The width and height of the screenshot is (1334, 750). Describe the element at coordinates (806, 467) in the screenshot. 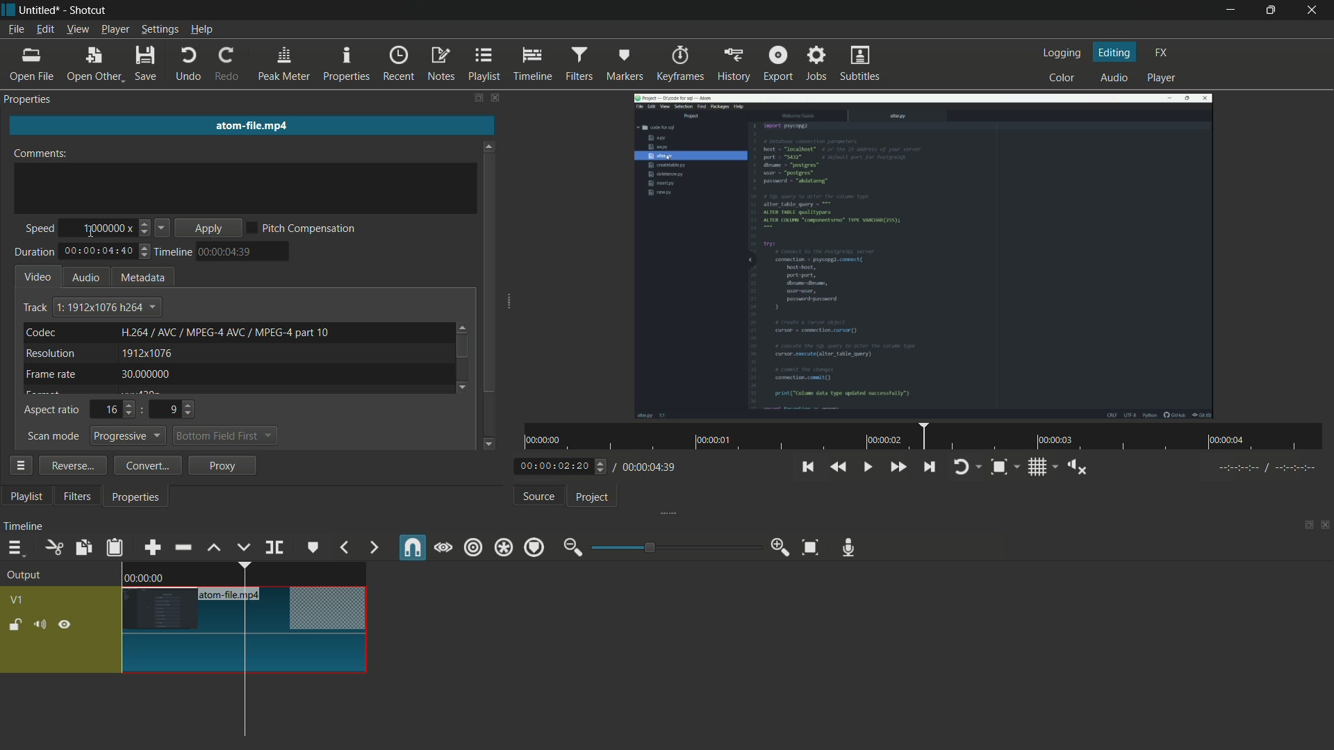

I see `skip to the previous point` at that location.